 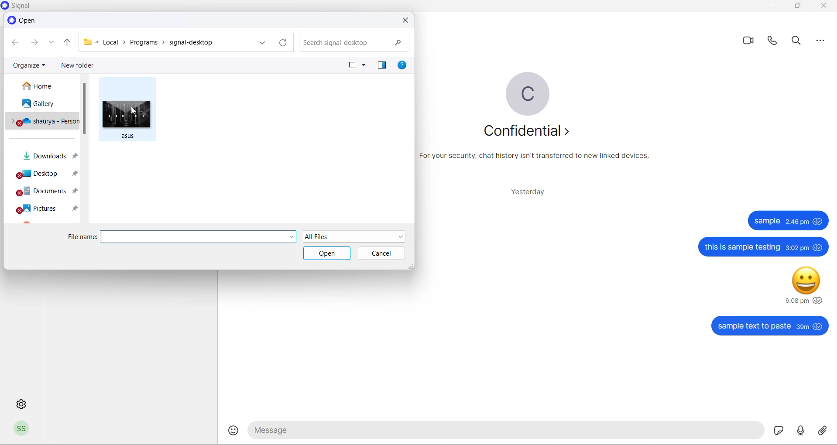 What do you see at coordinates (356, 236) in the screenshot?
I see `formats allowed` at bounding box center [356, 236].